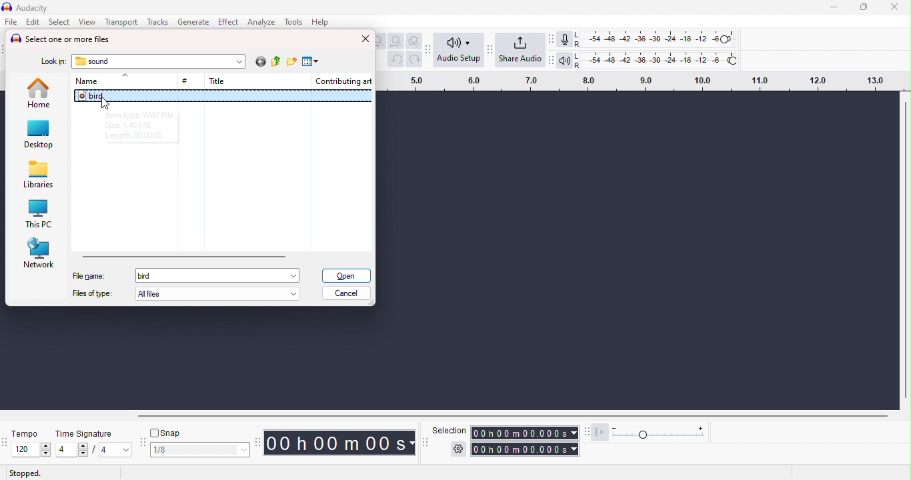 The width and height of the screenshot is (911, 480). What do you see at coordinates (167, 434) in the screenshot?
I see `snap` at bounding box center [167, 434].